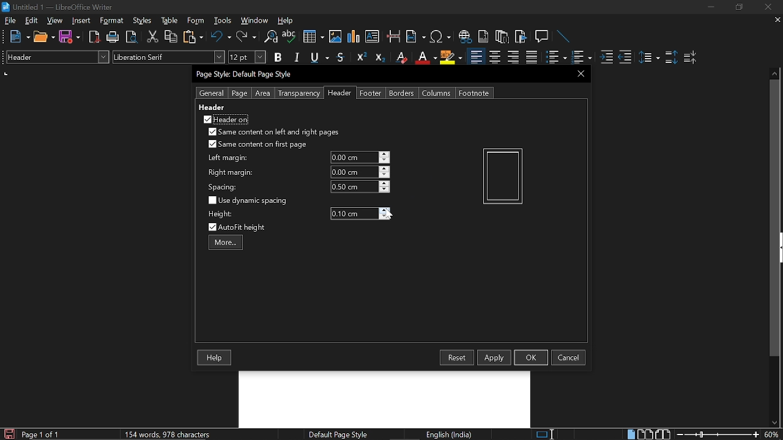 This screenshot has width=783, height=440. Describe the element at coordinates (338, 94) in the screenshot. I see `Header` at that location.